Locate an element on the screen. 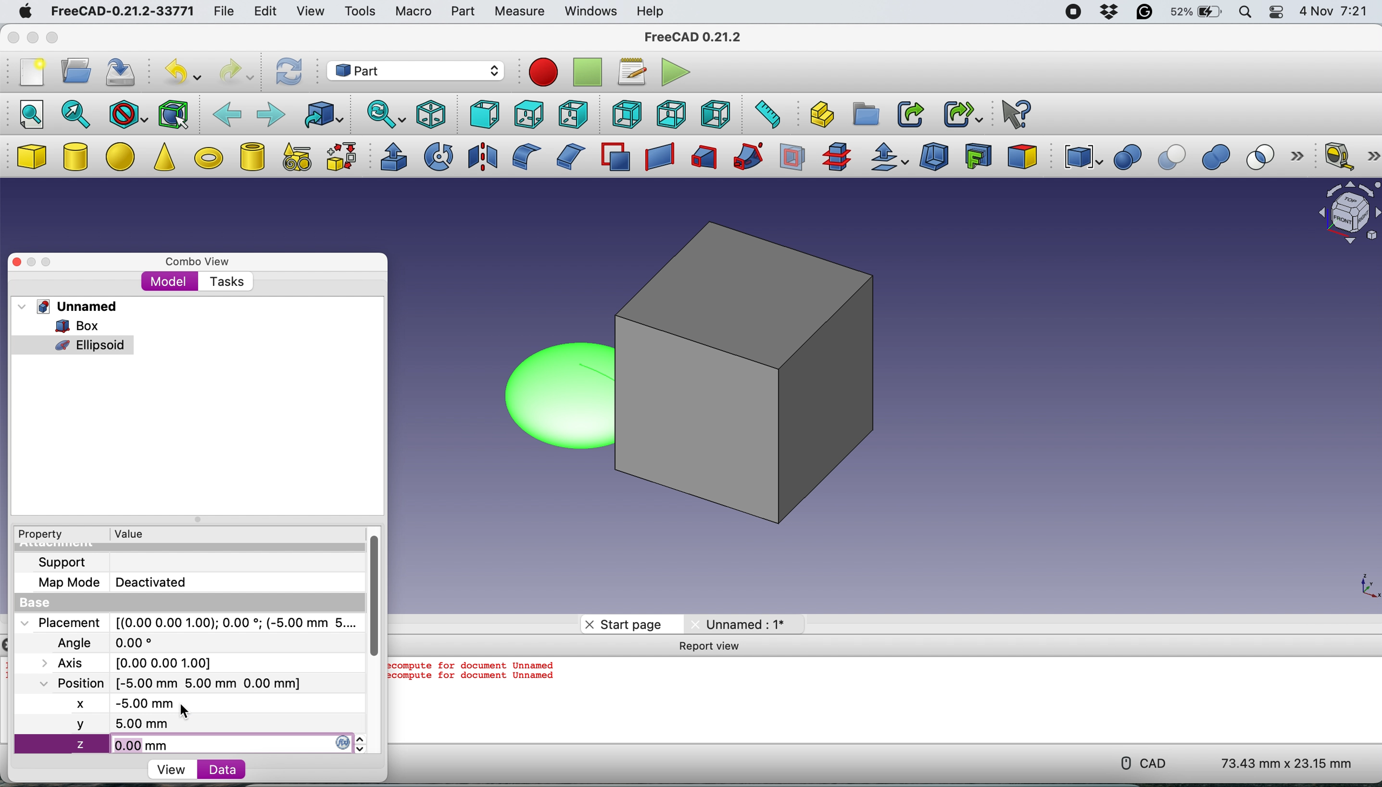  sync view is located at coordinates (383, 116).